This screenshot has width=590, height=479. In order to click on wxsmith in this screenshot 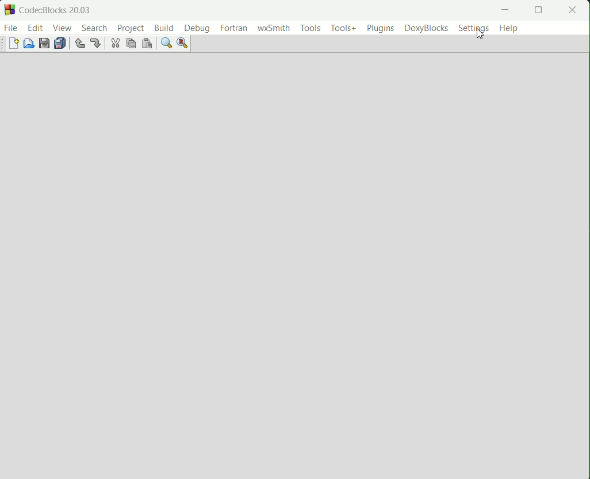, I will do `click(274, 28)`.